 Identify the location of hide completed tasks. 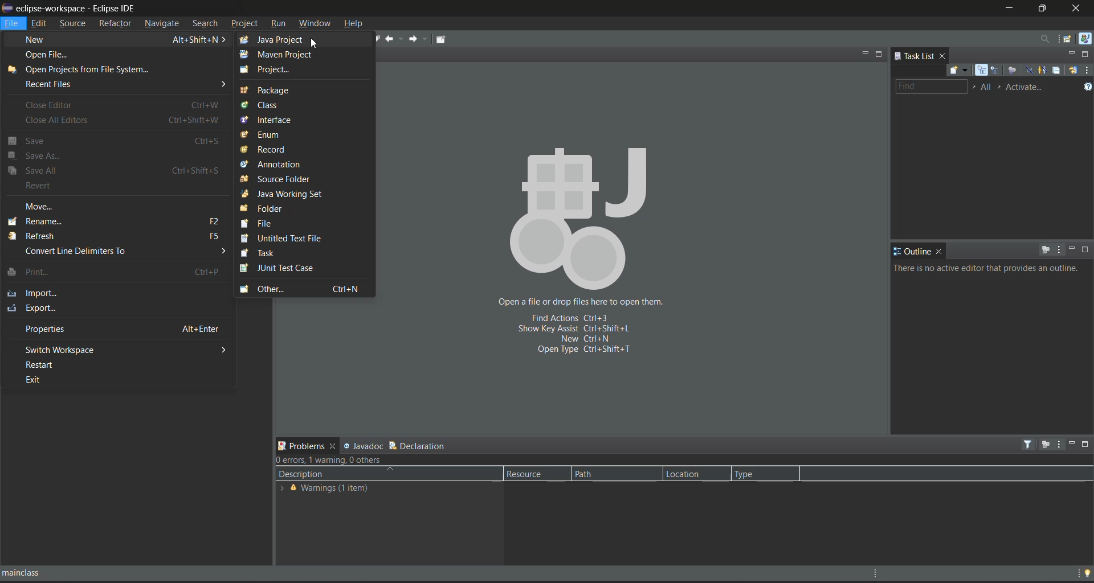
(1028, 69).